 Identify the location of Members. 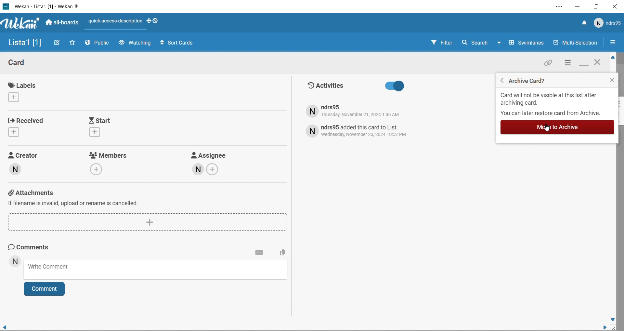
(106, 164).